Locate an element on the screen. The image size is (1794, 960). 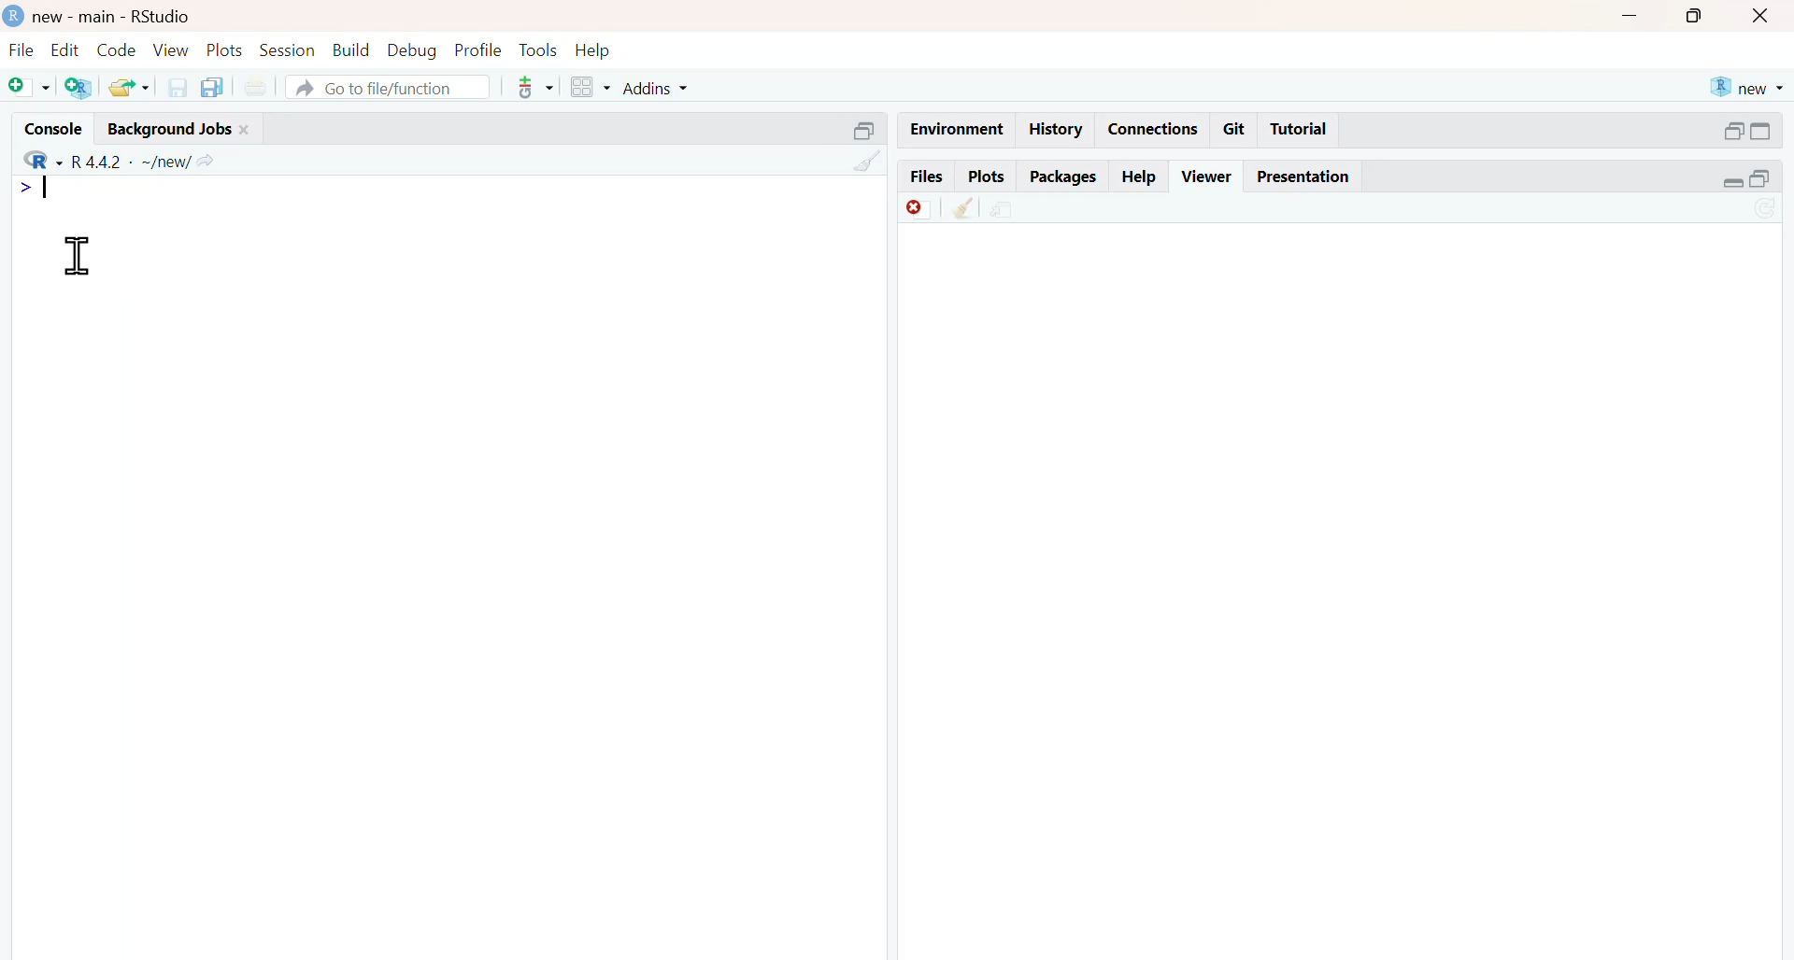
profile is located at coordinates (479, 50).